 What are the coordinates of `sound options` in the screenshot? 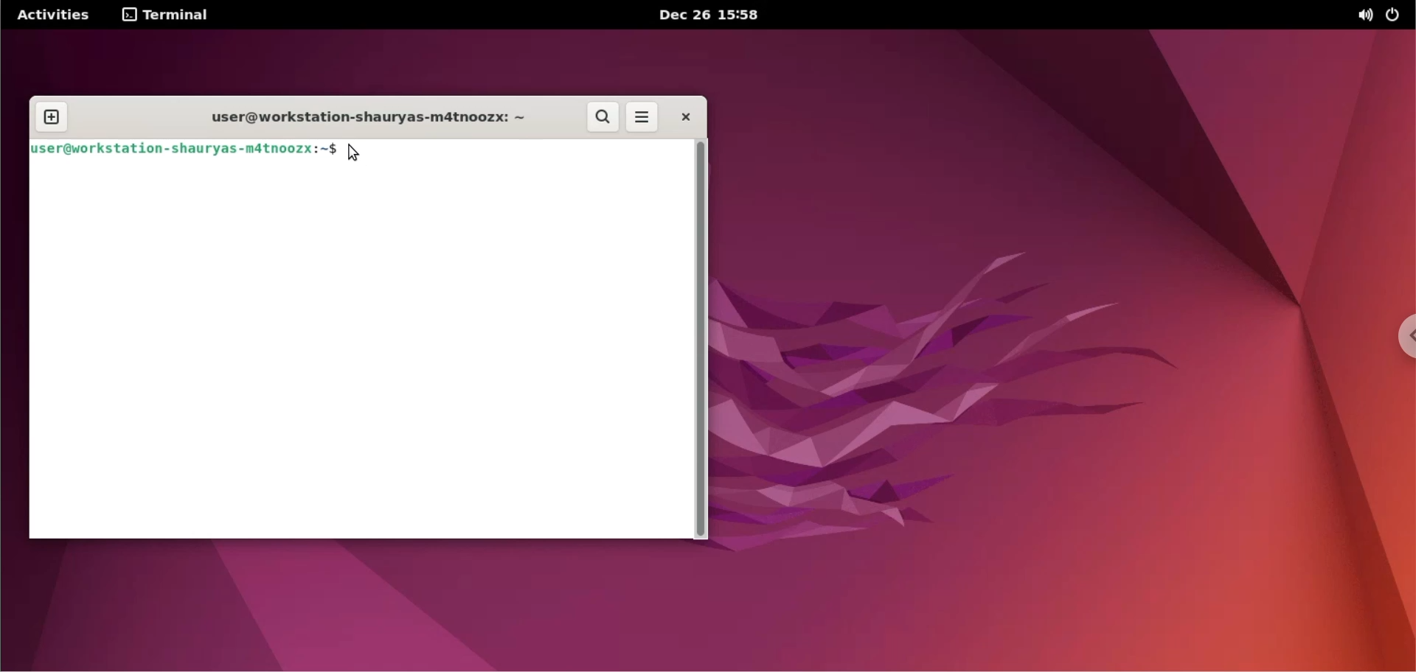 It's located at (1369, 14).